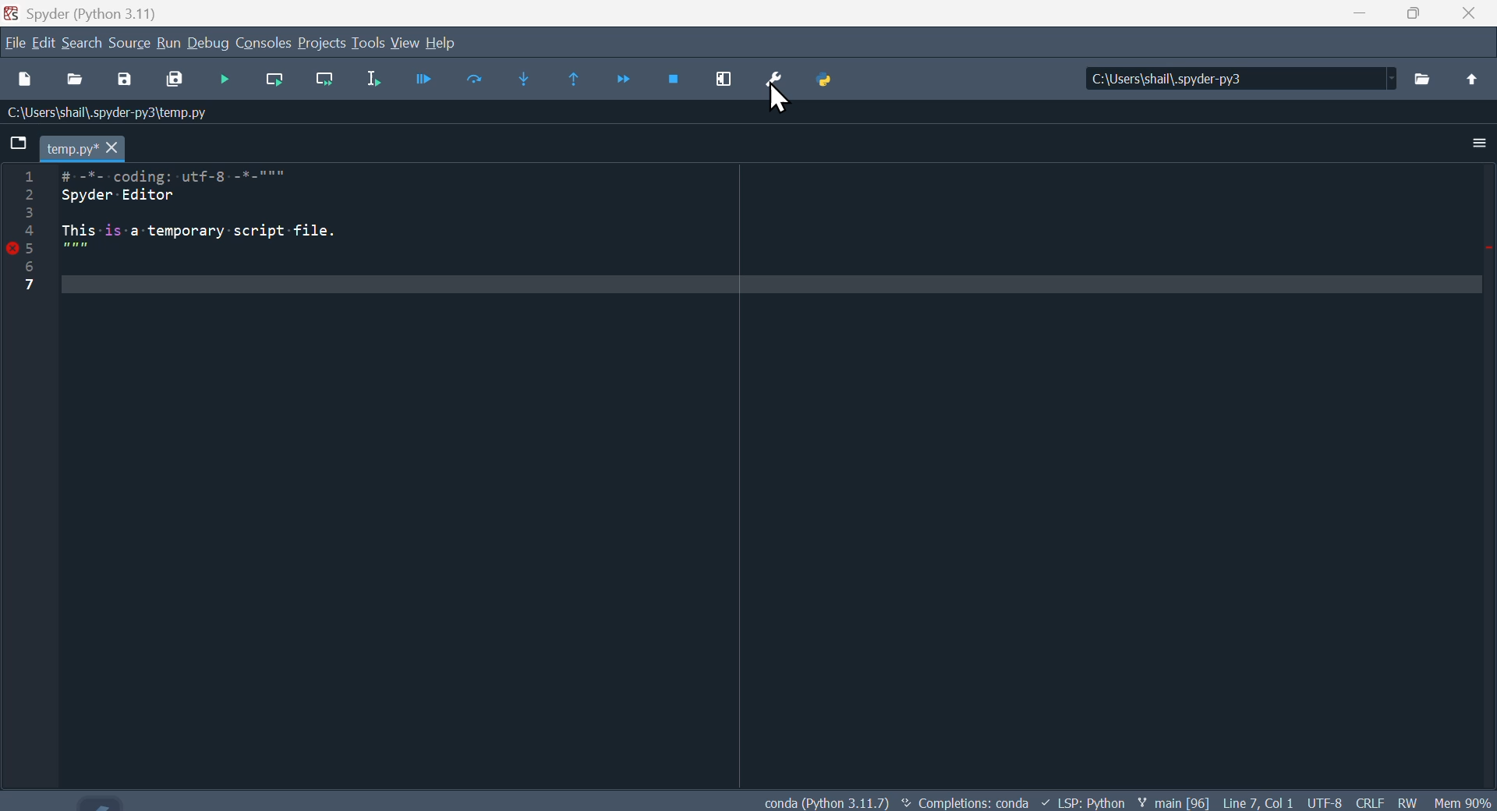 This screenshot has height=811, width=1497. I want to click on folder, so click(17, 146).